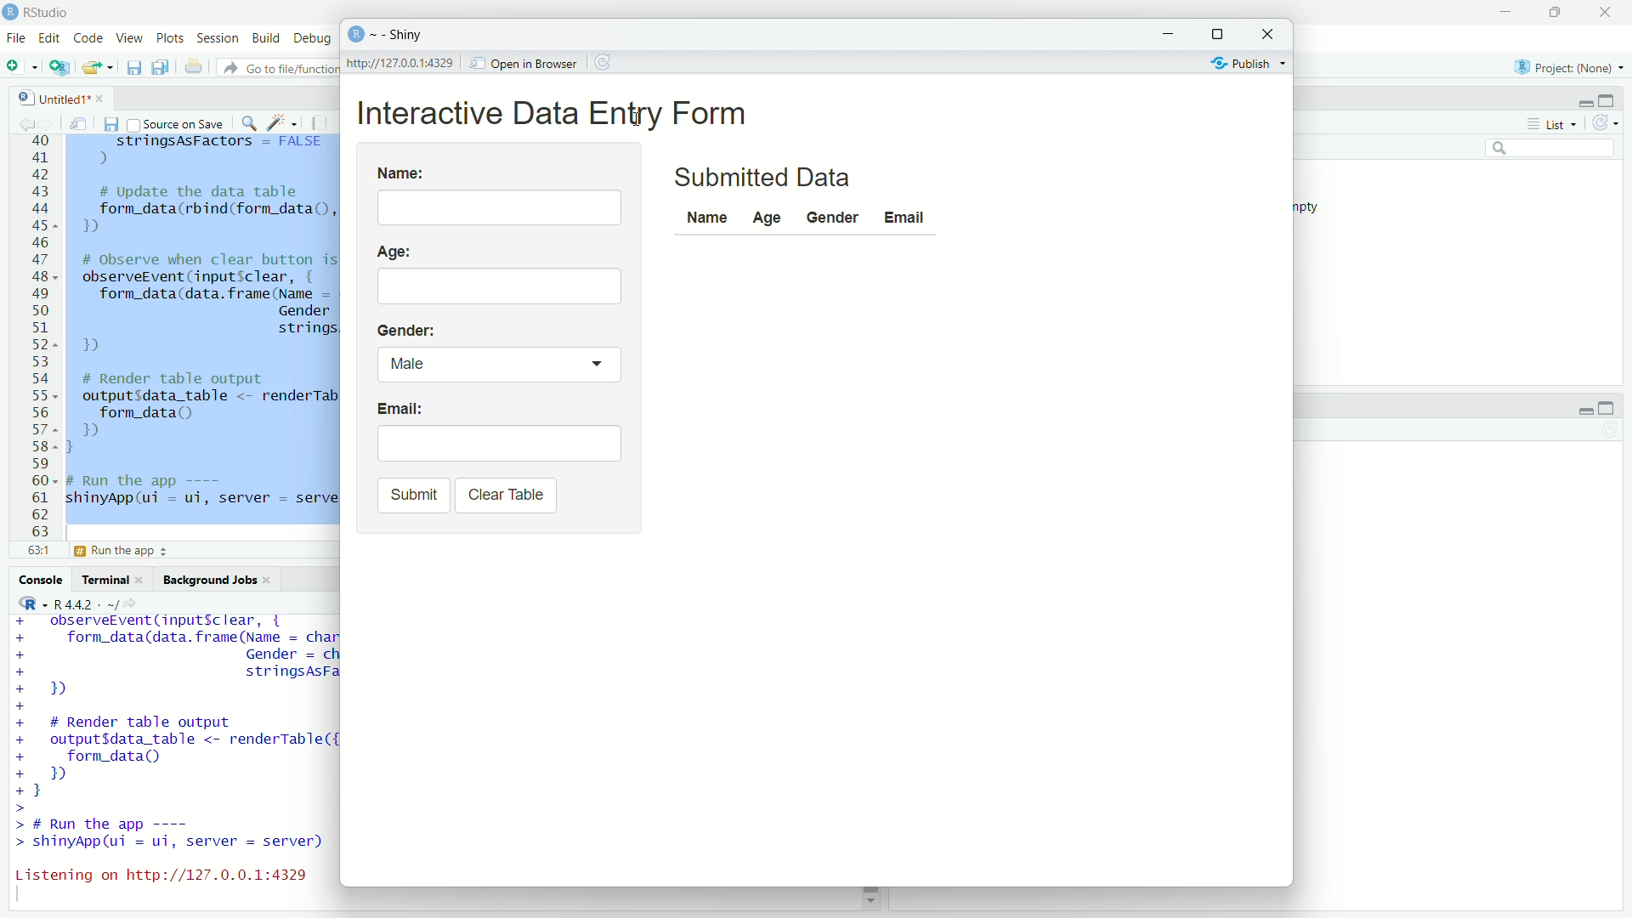 This screenshot has height=918, width=1632. I want to click on move down, so click(870, 901).